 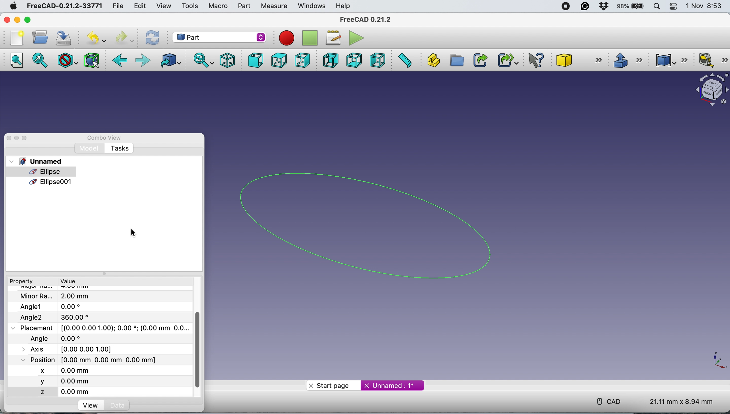 I want to click on start page, so click(x=331, y=385).